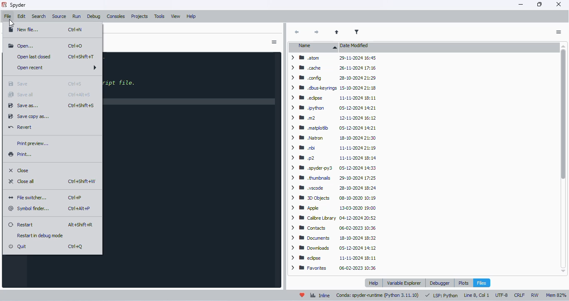  What do you see at coordinates (20, 154) in the screenshot?
I see `print` at bounding box center [20, 154].